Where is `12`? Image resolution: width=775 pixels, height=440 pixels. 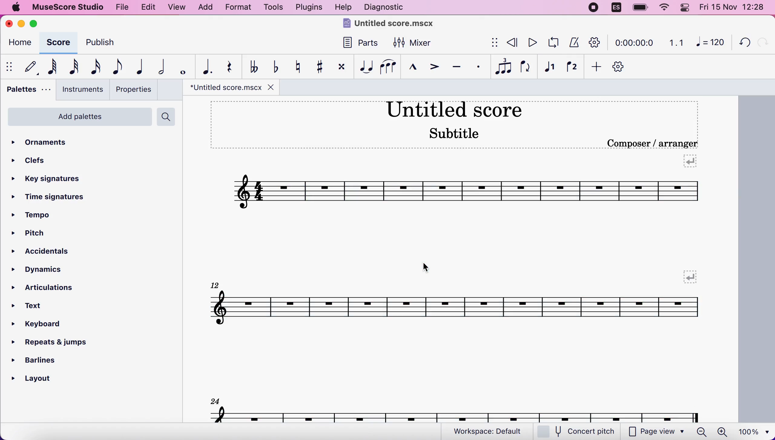 12 is located at coordinates (216, 284).